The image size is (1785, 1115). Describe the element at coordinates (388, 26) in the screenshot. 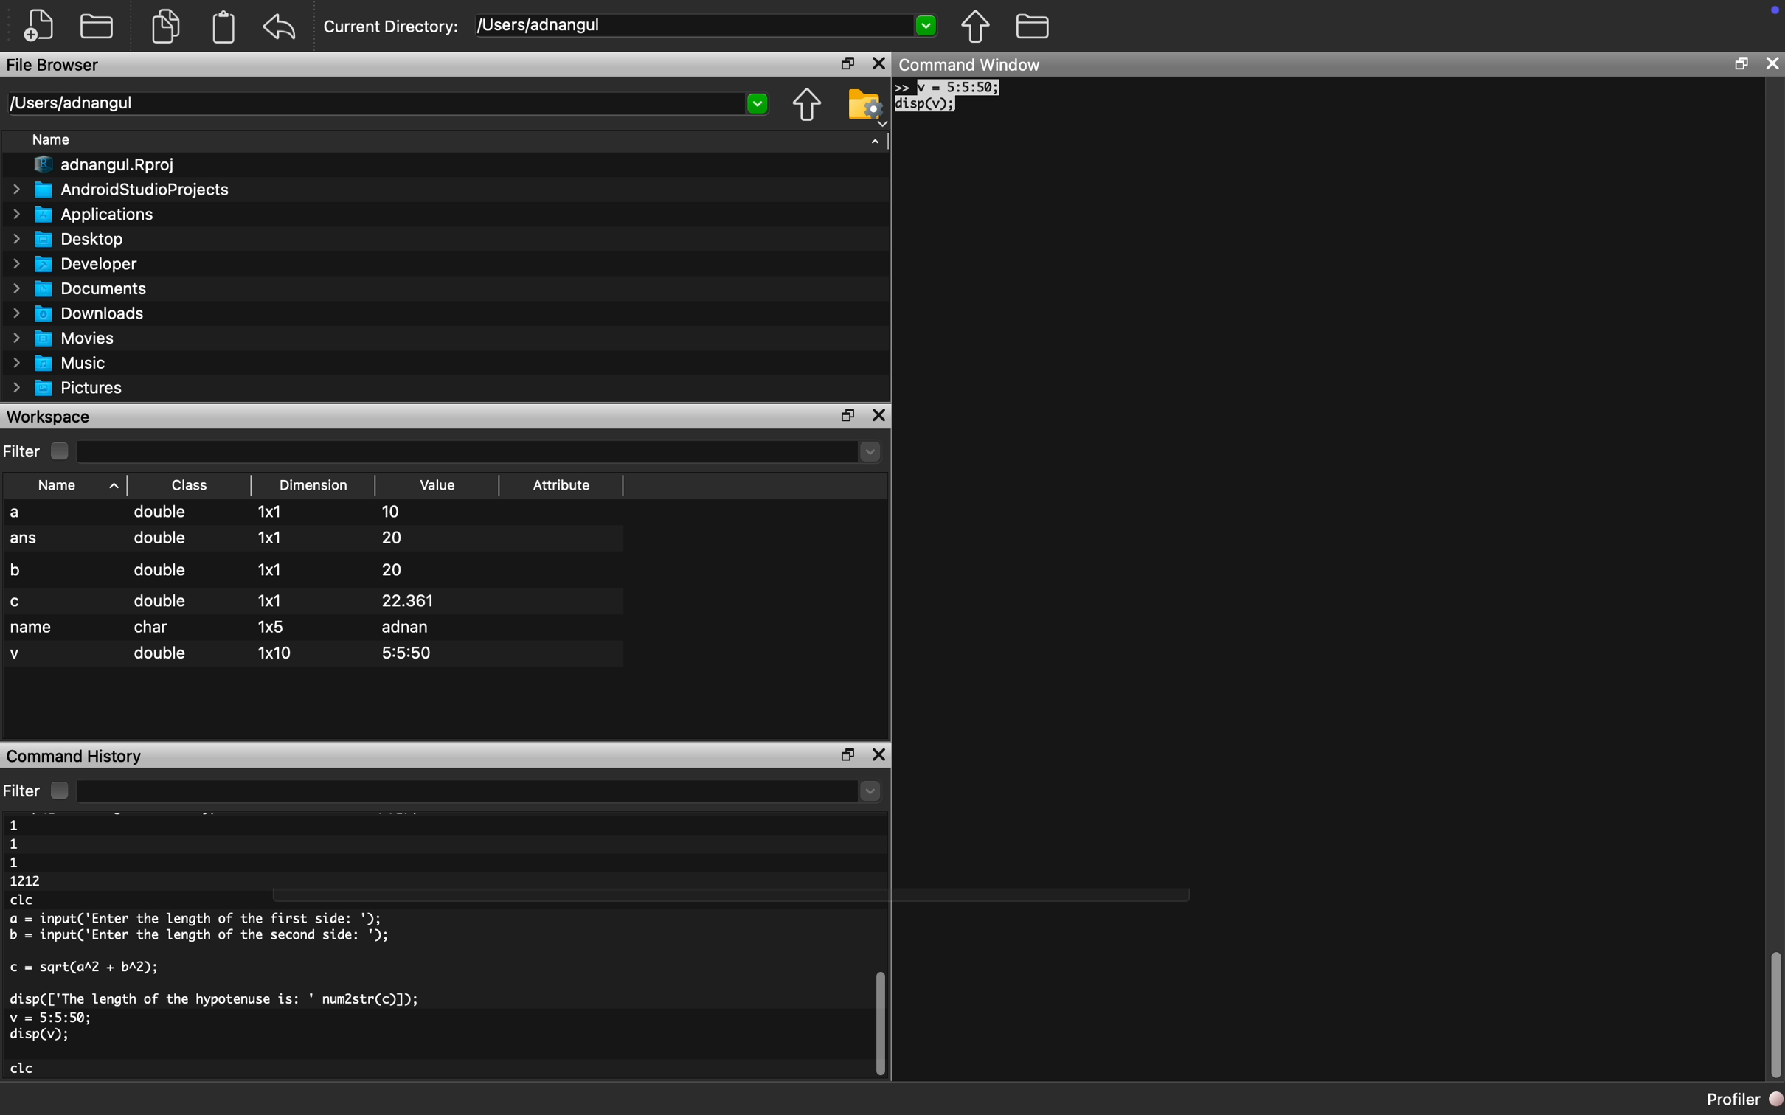

I see `Current Directory:` at that location.